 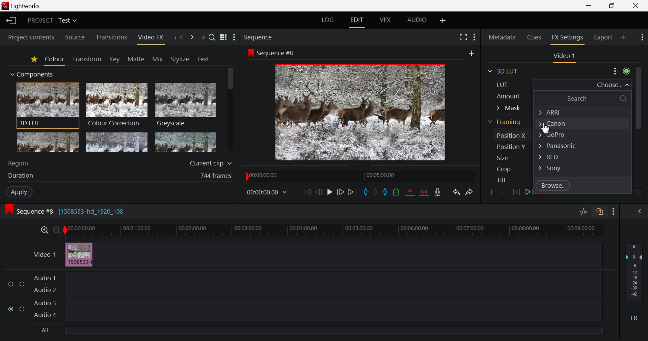 What do you see at coordinates (352, 193) in the screenshot?
I see `To End` at bounding box center [352, 193].